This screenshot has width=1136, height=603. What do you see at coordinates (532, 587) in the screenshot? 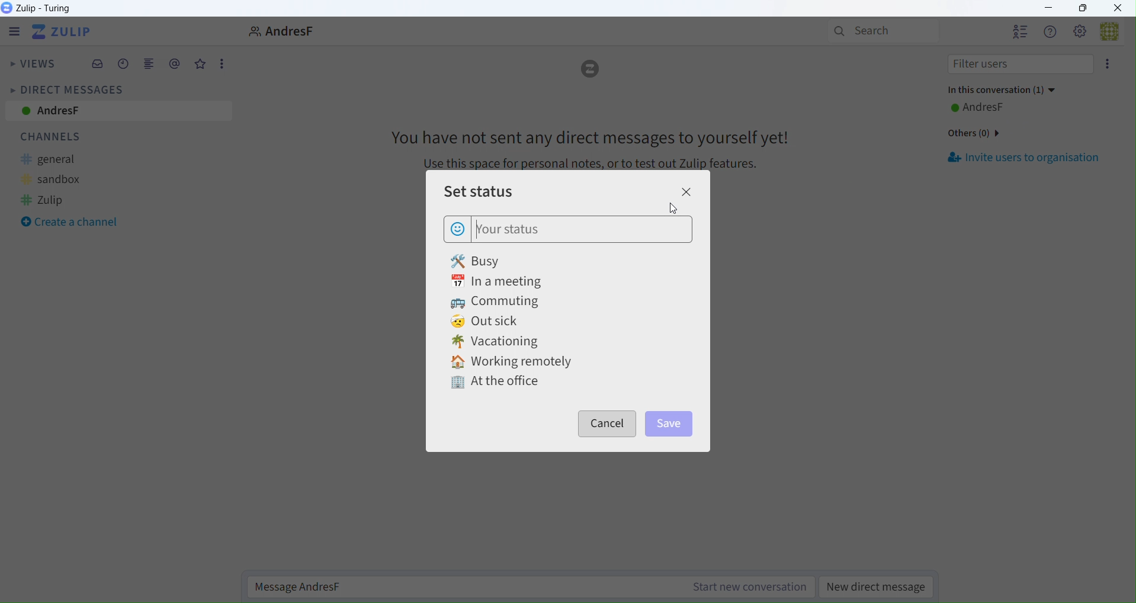
I see `Message AndresF` at bounding box center [532, 587].